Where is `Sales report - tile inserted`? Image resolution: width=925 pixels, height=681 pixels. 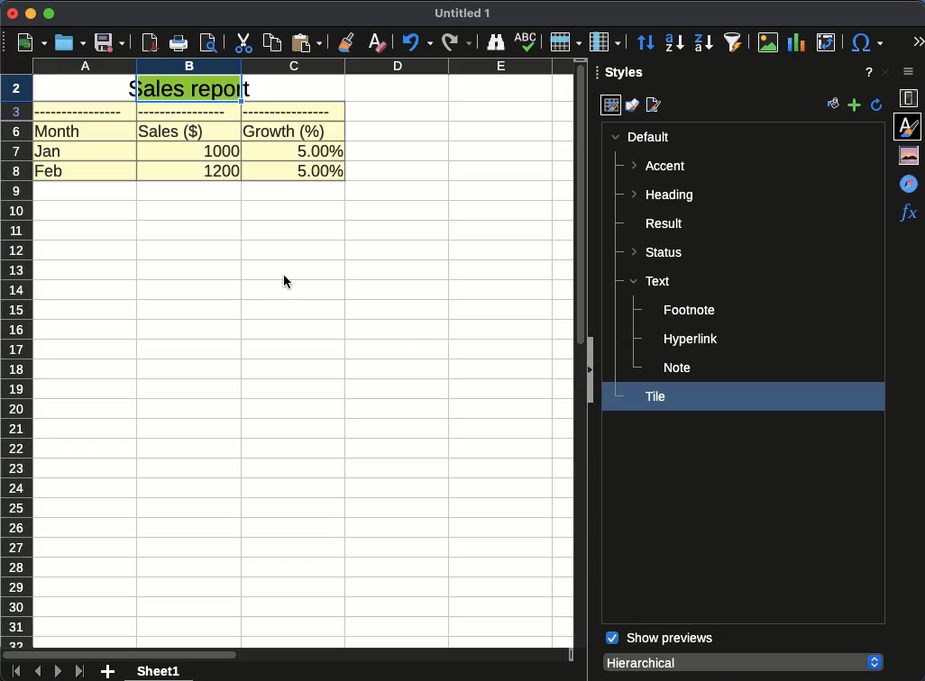 Sales report - tile inserted is located at coordinates (188, 89).